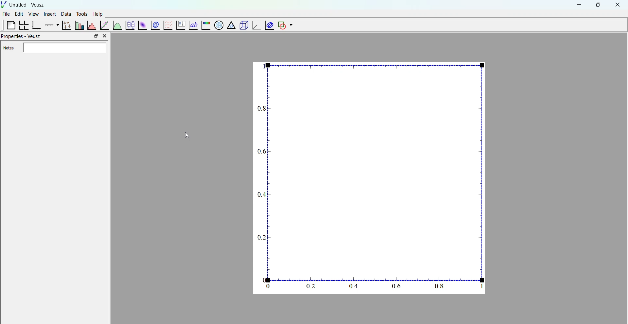  I want to click on plot 2d dataset as an image, so click(141, 25).